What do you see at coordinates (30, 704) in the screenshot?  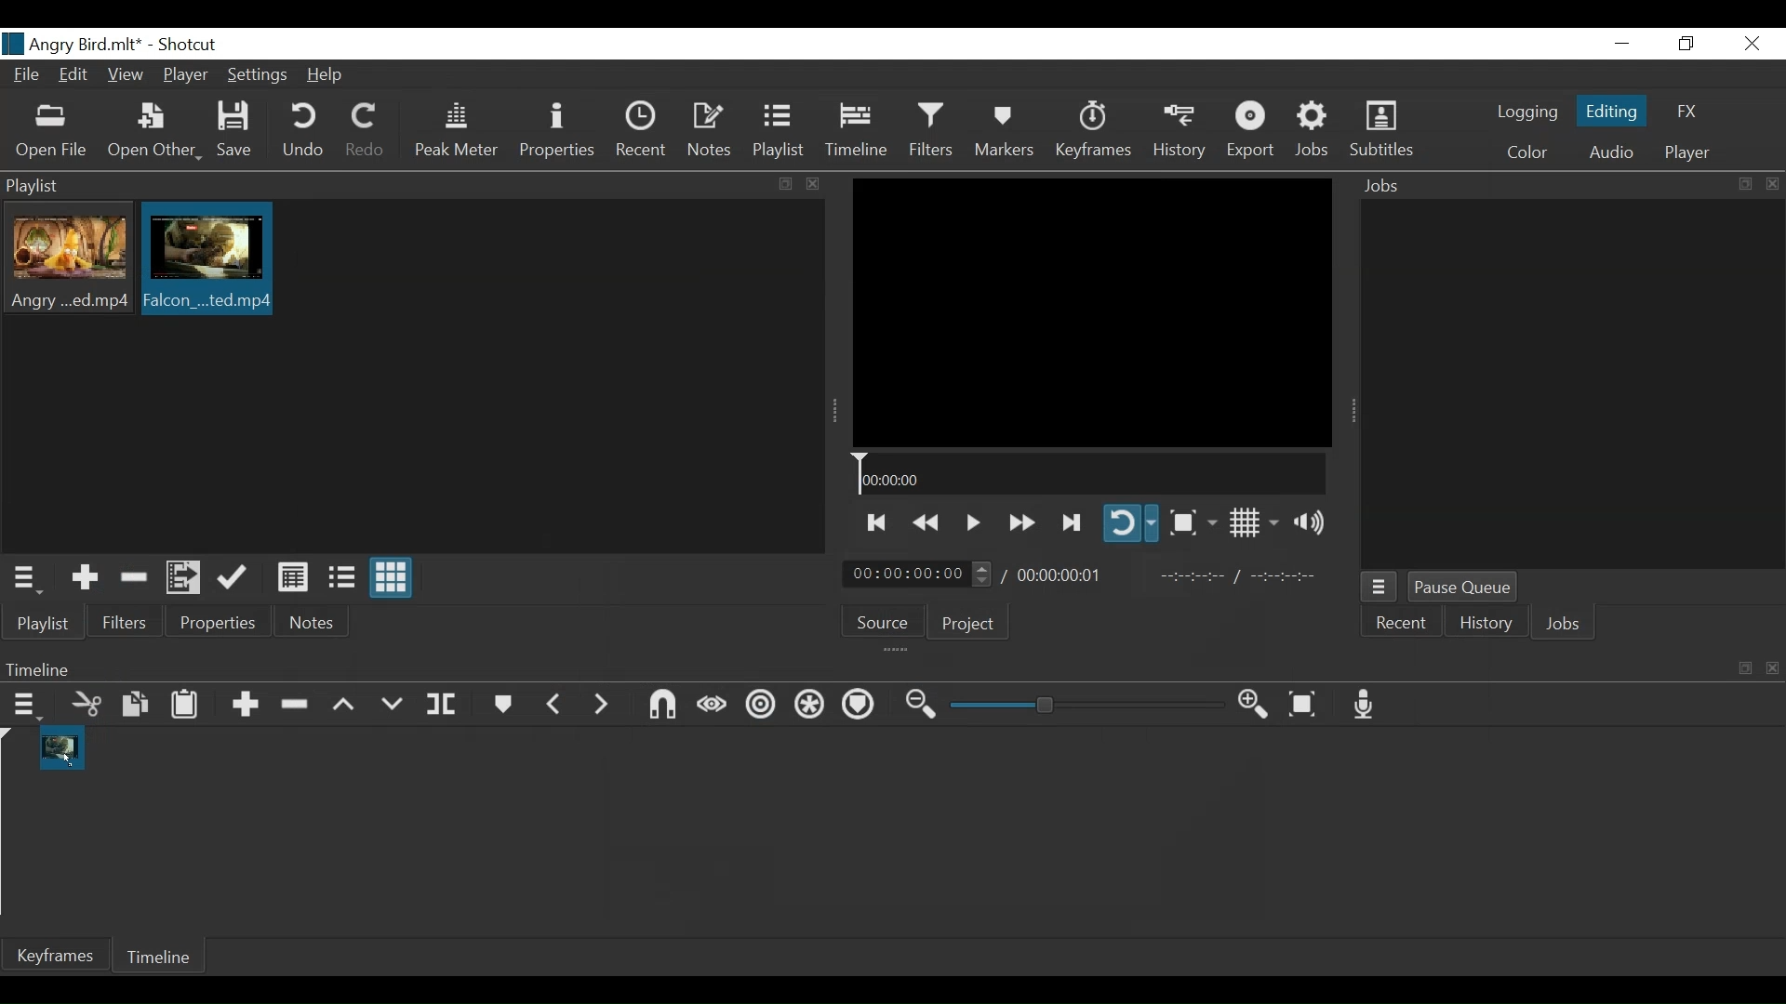 I see `Timeline menu` at bounding box center [30, 704].